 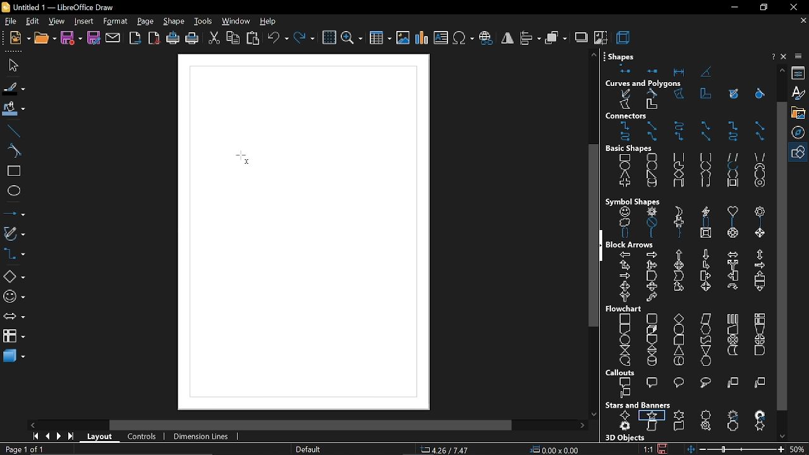 What do you see at coordinates (380, 37) in the screenshot?
I see `insert table` at bounding box center [380, 37].